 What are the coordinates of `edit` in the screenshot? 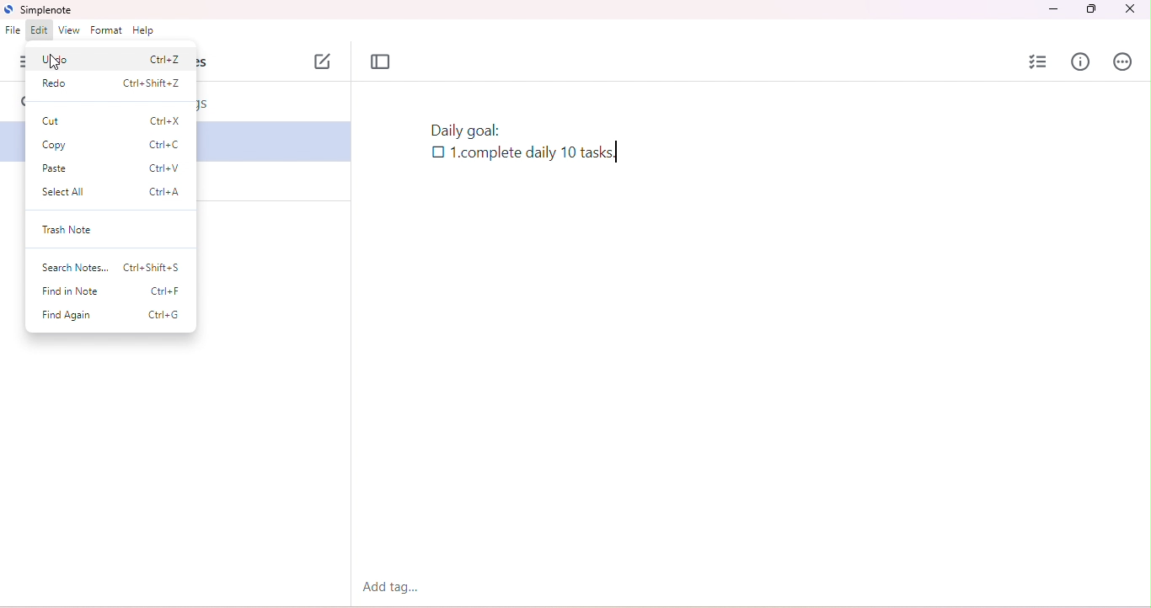 It's located at (40, 30).